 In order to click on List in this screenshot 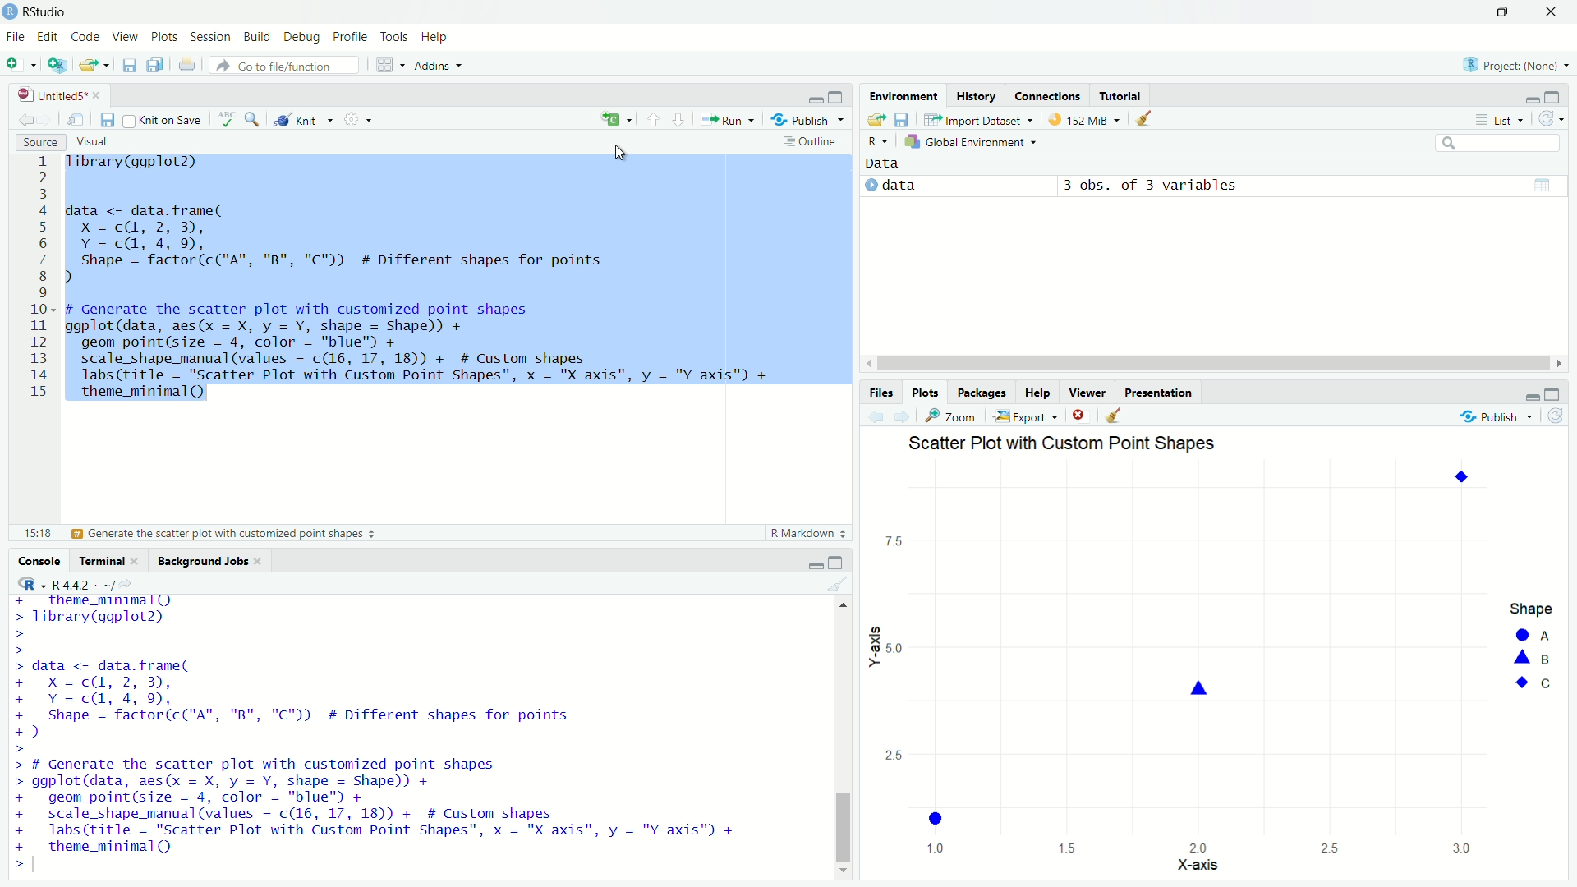, I will do `click(1497, 118)`.